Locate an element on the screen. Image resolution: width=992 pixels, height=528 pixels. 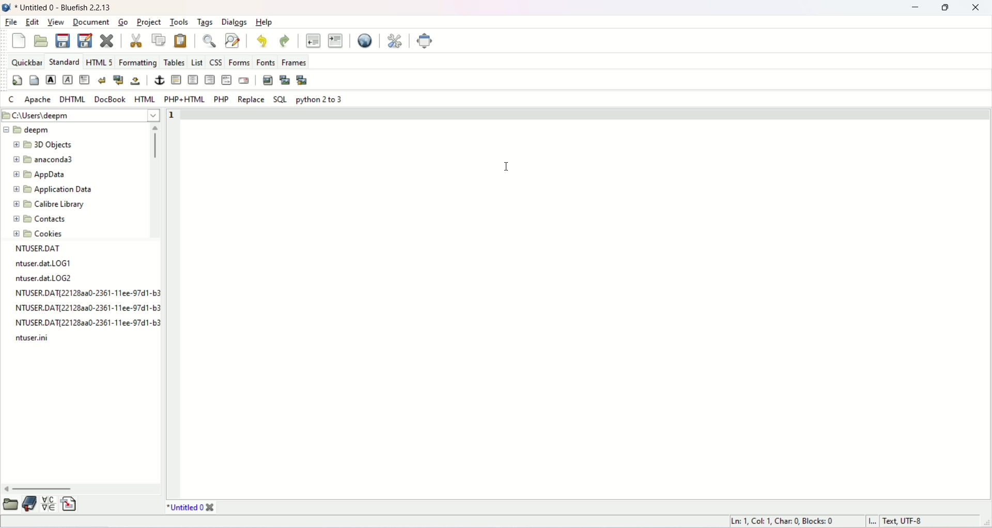
vertical scroll bar is located at coordinates (156, 182).